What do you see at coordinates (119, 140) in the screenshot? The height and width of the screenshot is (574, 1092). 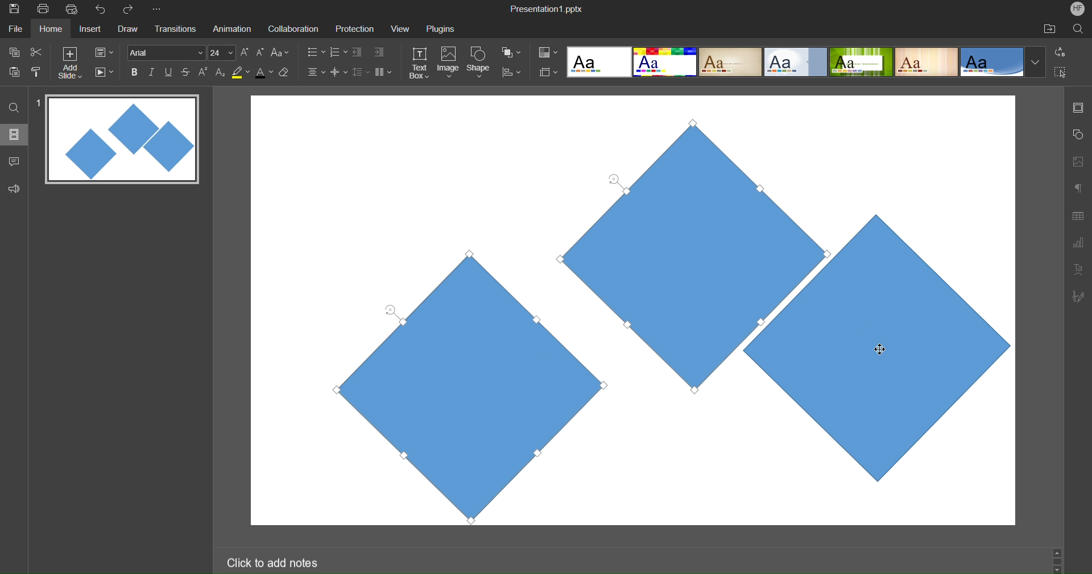 I see `slide 1` at bounding box center [119, 140].